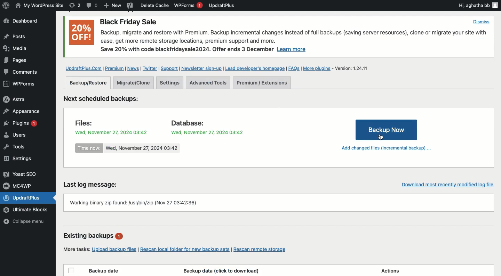 This screenshot has width=501, height=276. What do you see at coordinates (94, 236) in the screenshot?
I see `Existing backups 1` at bounding box center [94, 236].